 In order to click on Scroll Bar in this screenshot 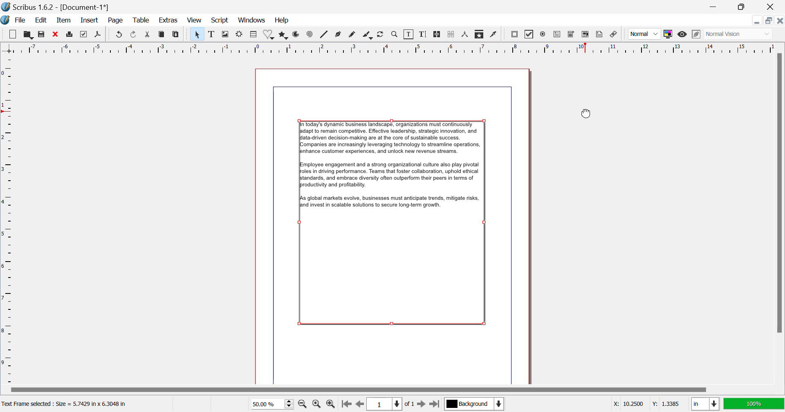, I will do `click(397, 389)`.